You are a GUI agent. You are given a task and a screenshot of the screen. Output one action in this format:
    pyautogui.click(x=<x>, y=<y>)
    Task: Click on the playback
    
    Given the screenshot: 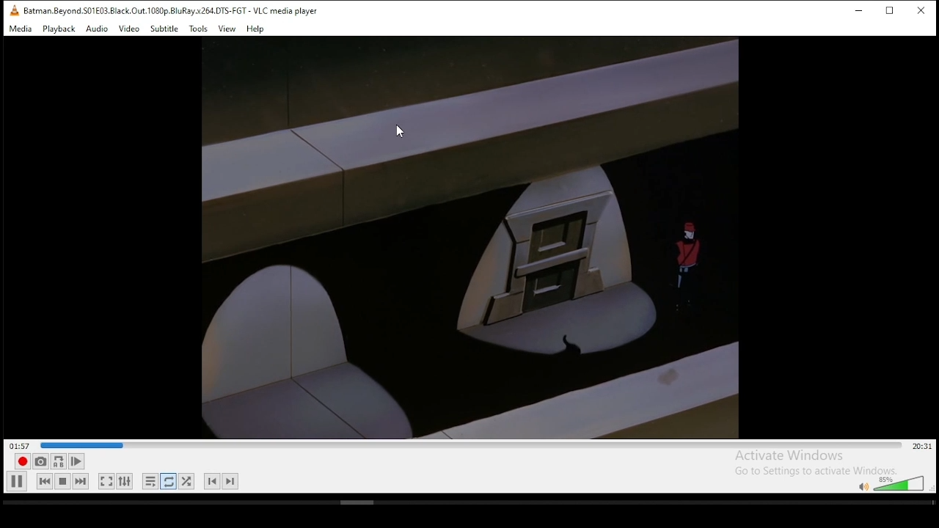 What is the action you would take?
    pyautogui.click(x=59, y=29)
    